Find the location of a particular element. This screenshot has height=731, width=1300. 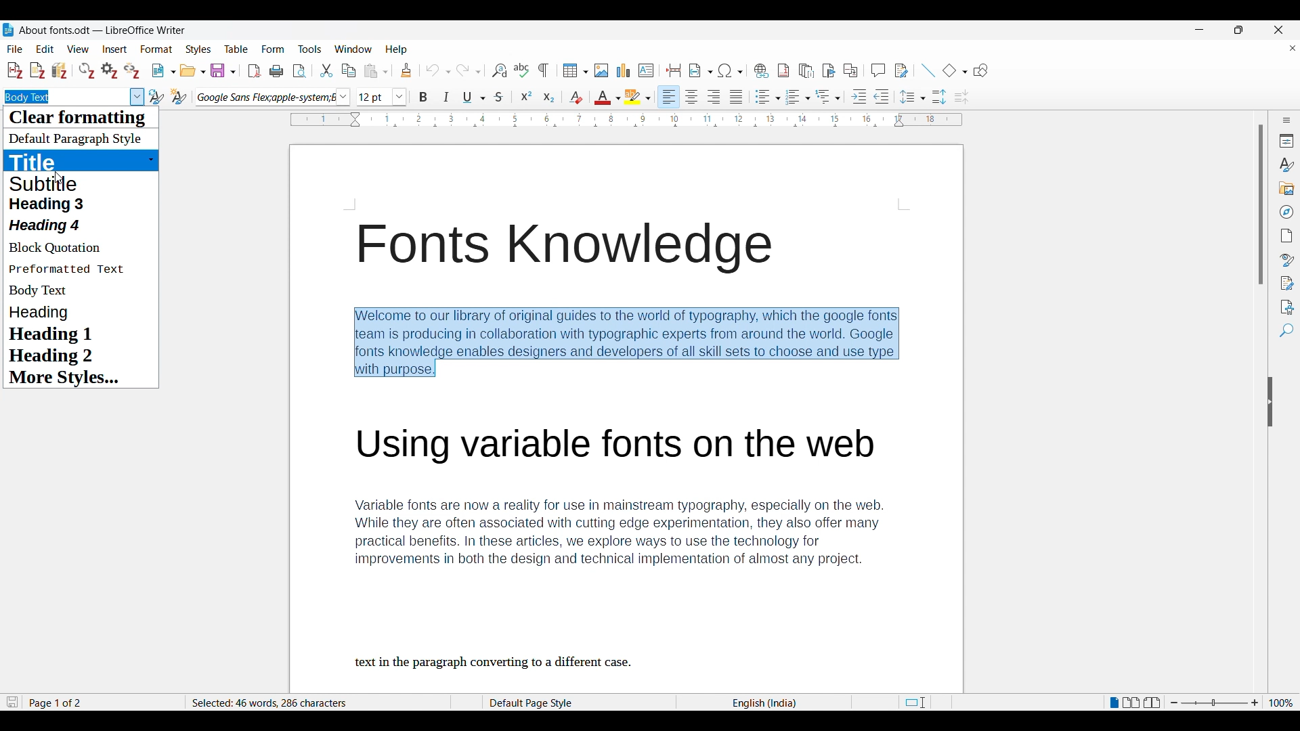

Print is located at coordinates (276, 71).